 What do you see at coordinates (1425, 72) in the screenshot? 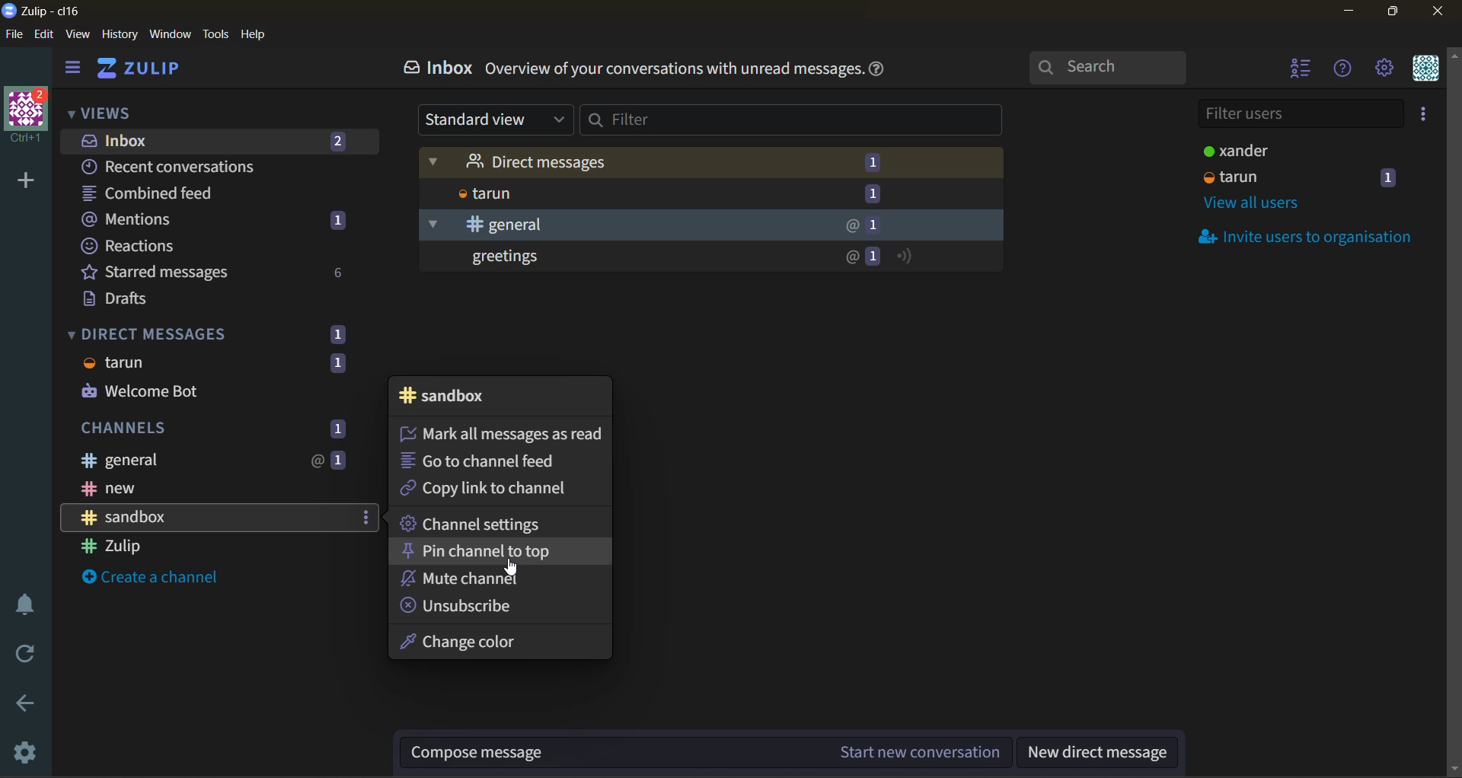
I see `personal menu` at bounding box center [1425, 72].